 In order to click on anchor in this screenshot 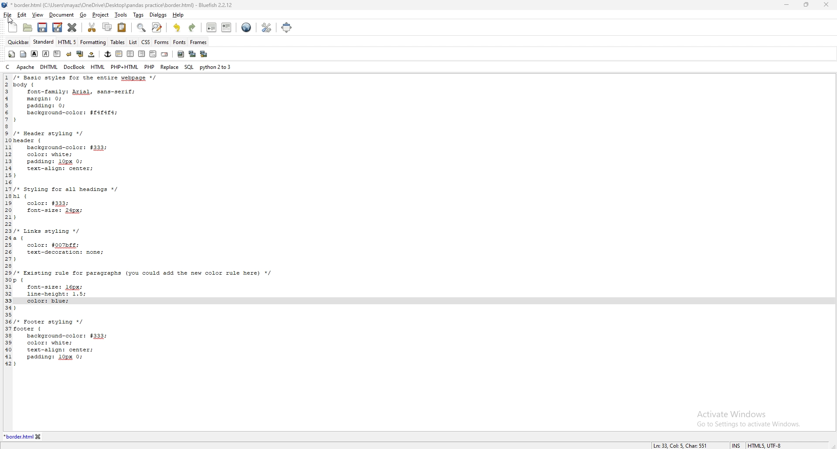, I will do `click(108, 54)`.